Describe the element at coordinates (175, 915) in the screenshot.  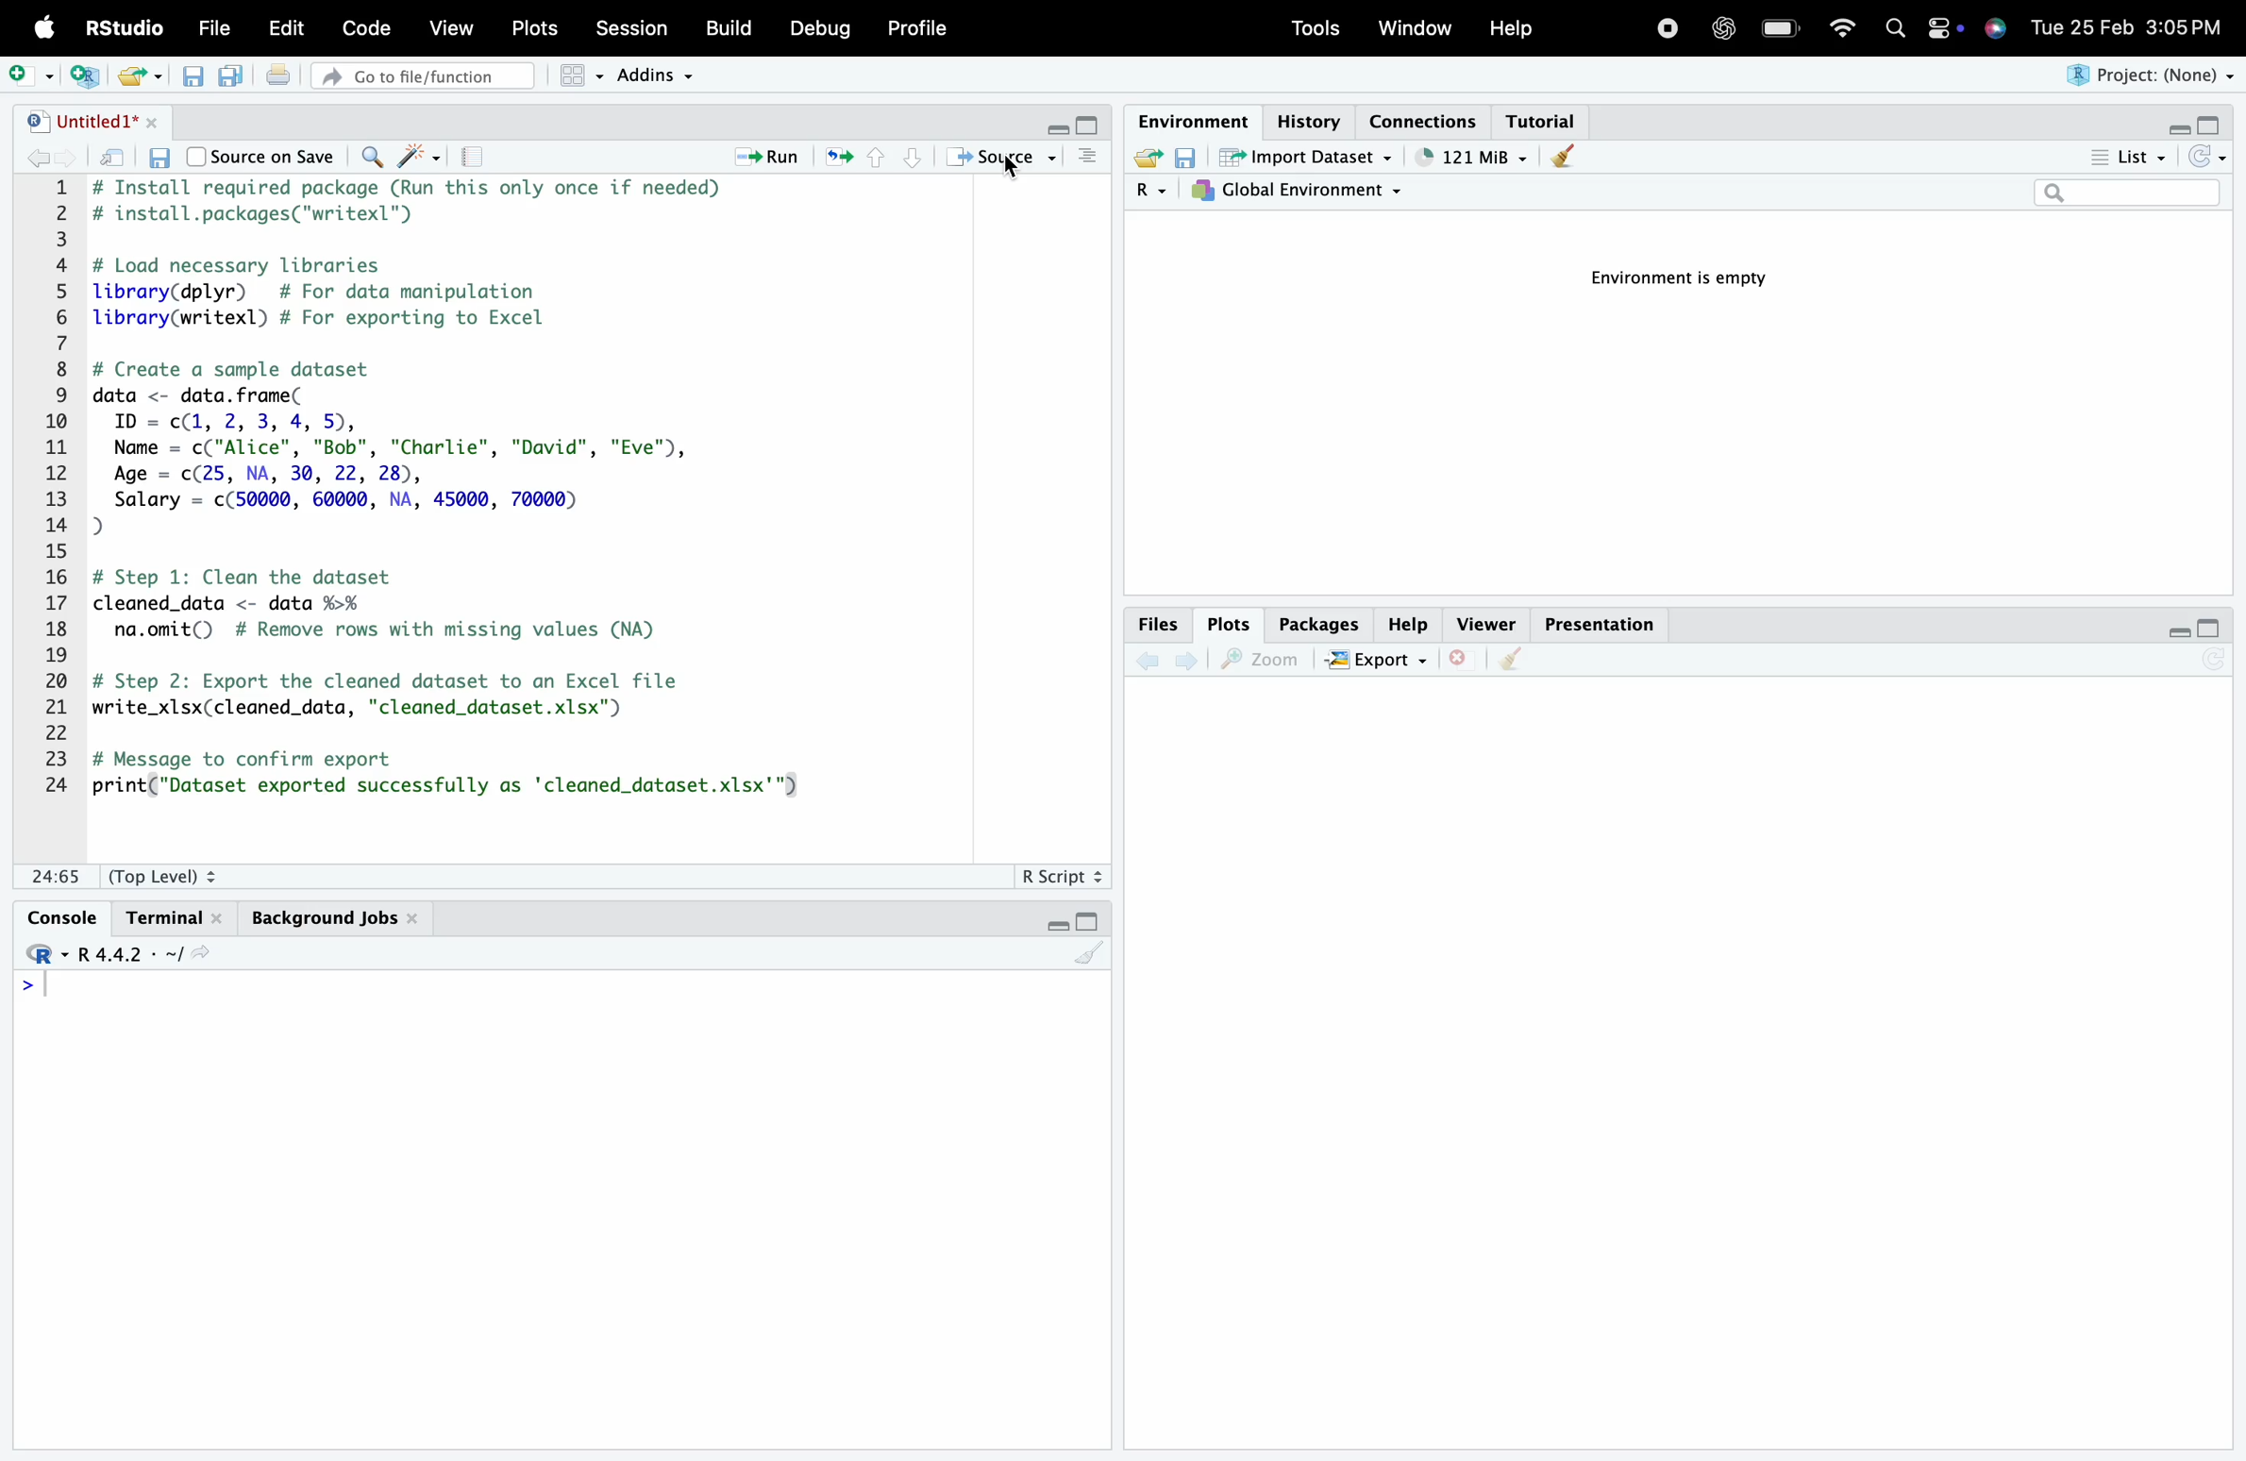
I see `Terminal` at that location.